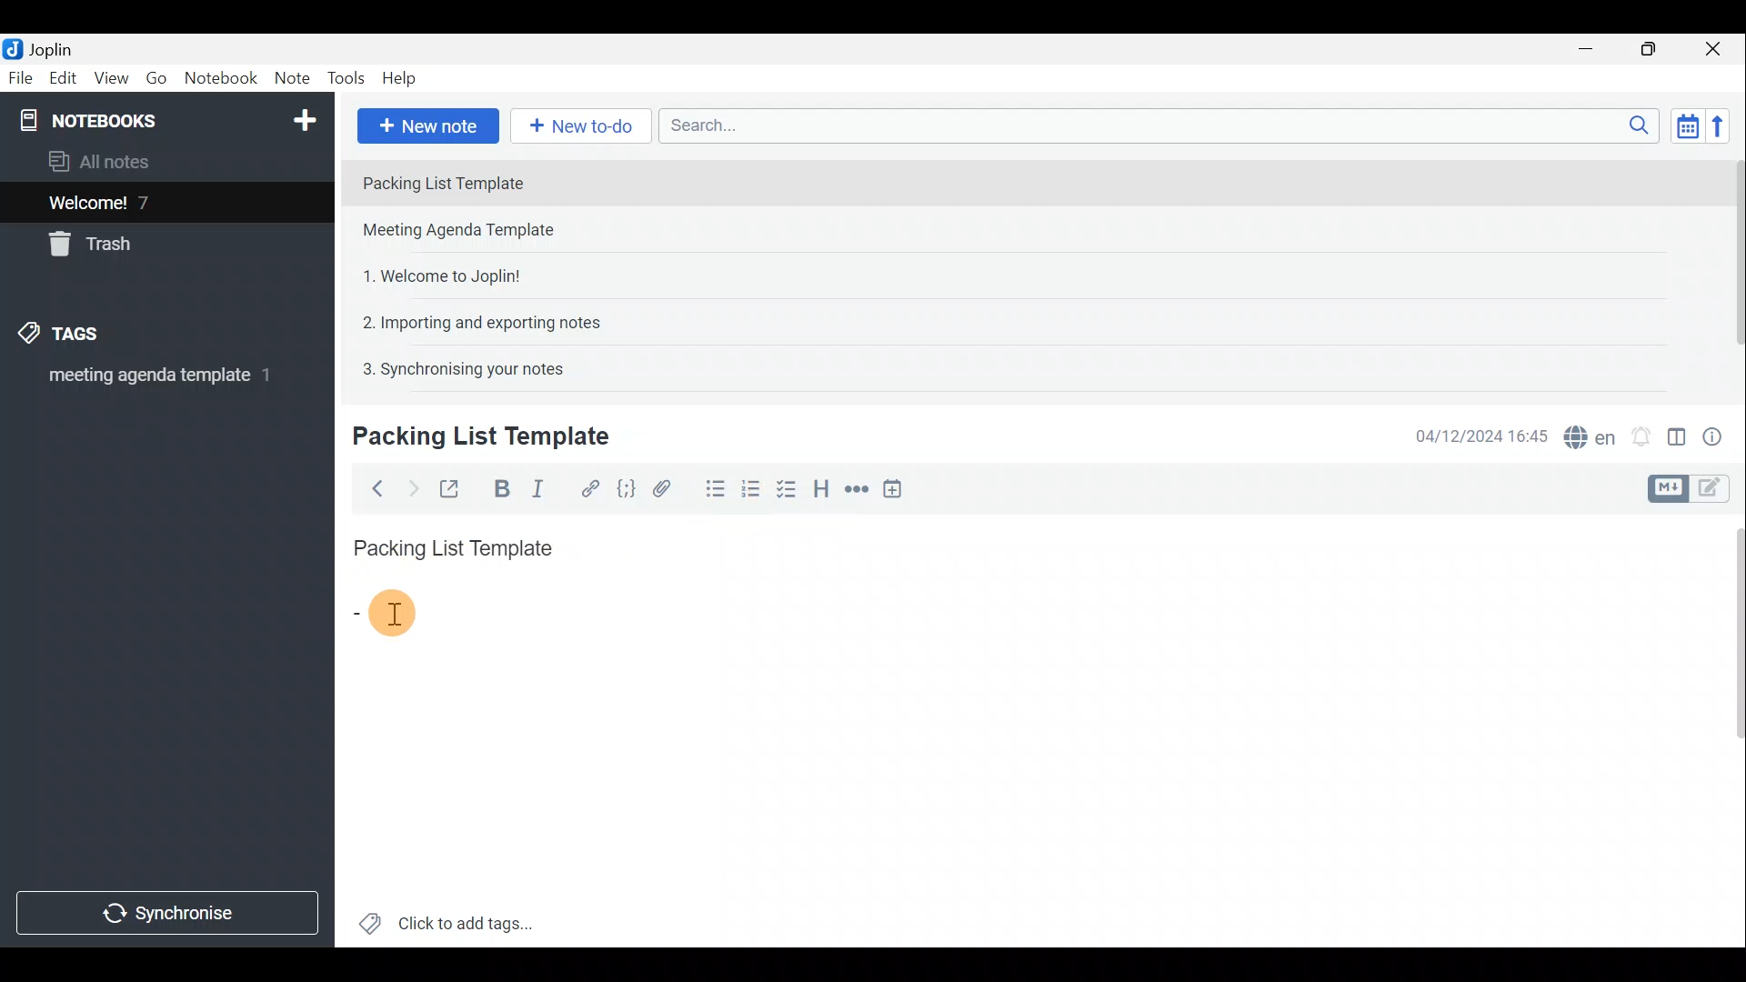  I want to click on Note 1, so click(508, 181).